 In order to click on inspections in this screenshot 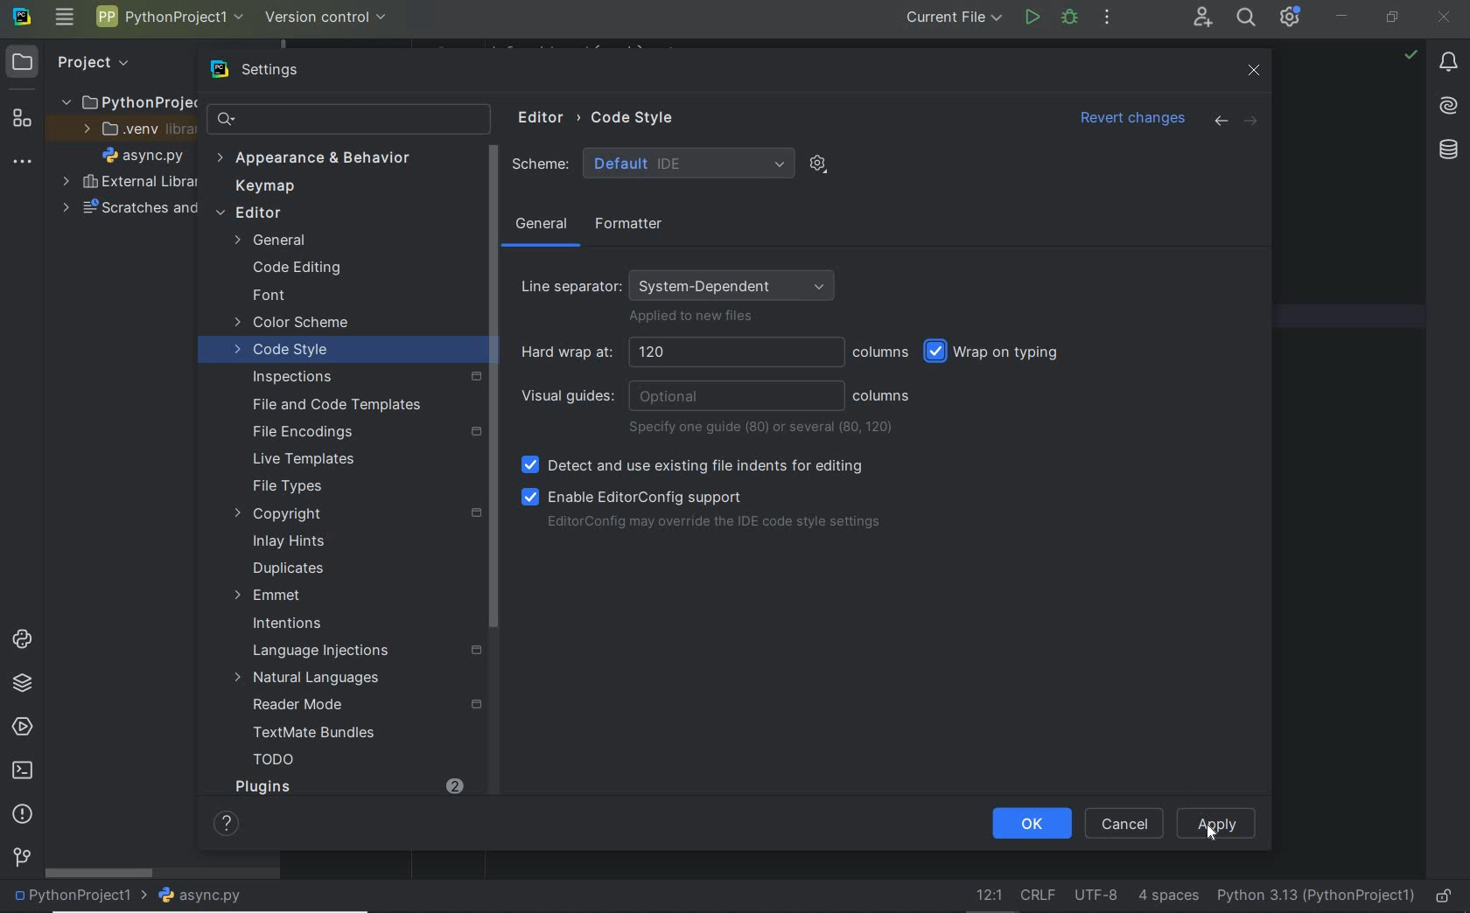, I will do `click(361, 378)`.